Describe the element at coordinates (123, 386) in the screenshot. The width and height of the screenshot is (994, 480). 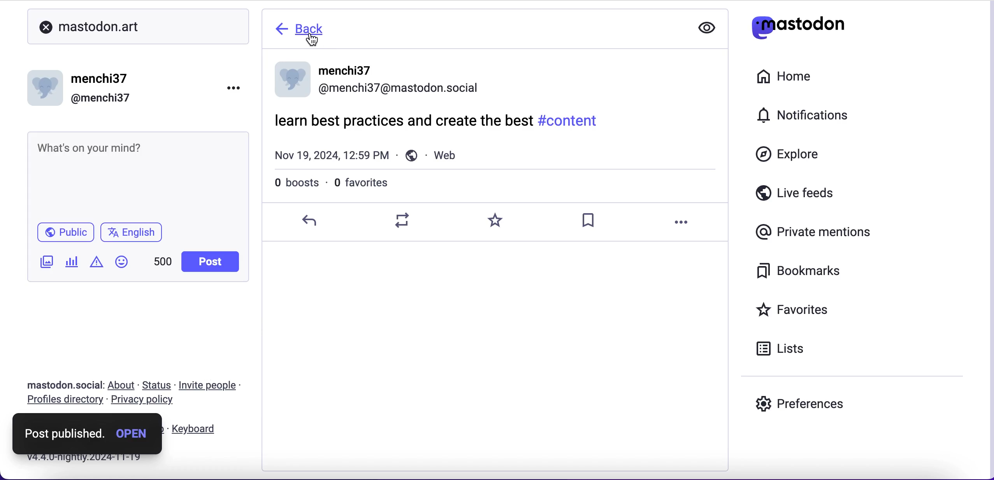
I see `about` at that location.